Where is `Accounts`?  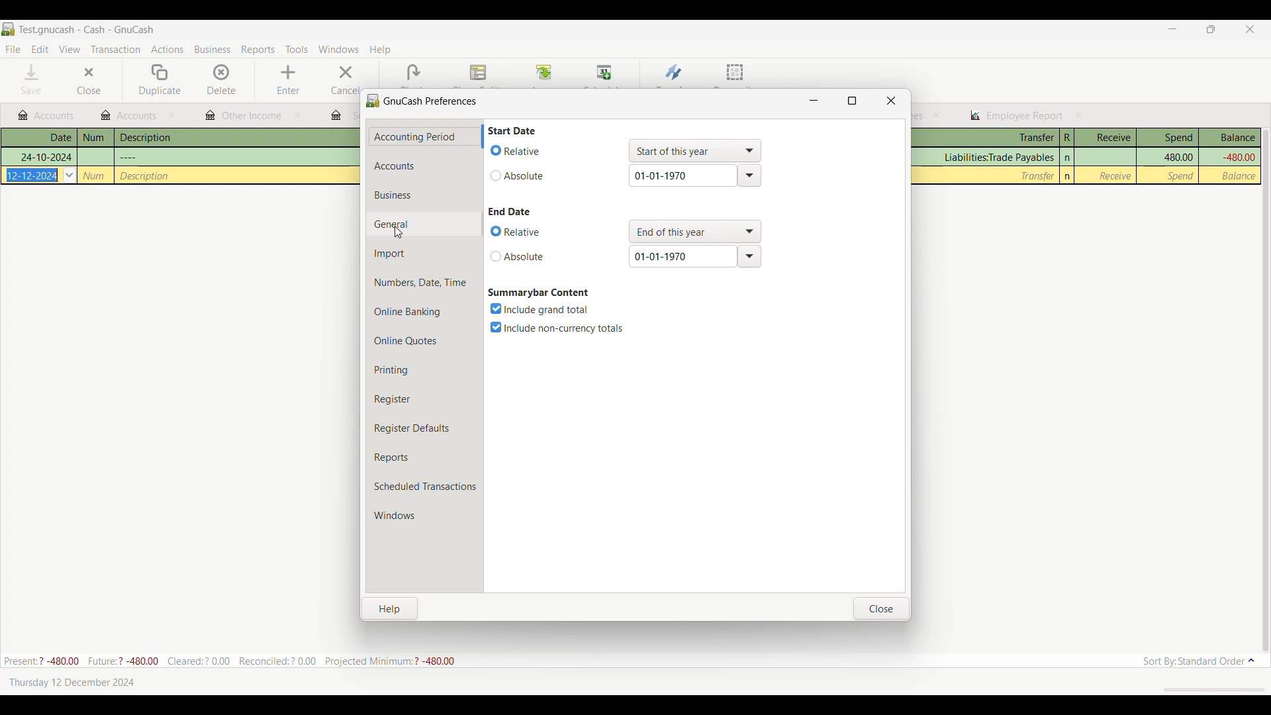 Accounts is located at coordinates (425, 166).